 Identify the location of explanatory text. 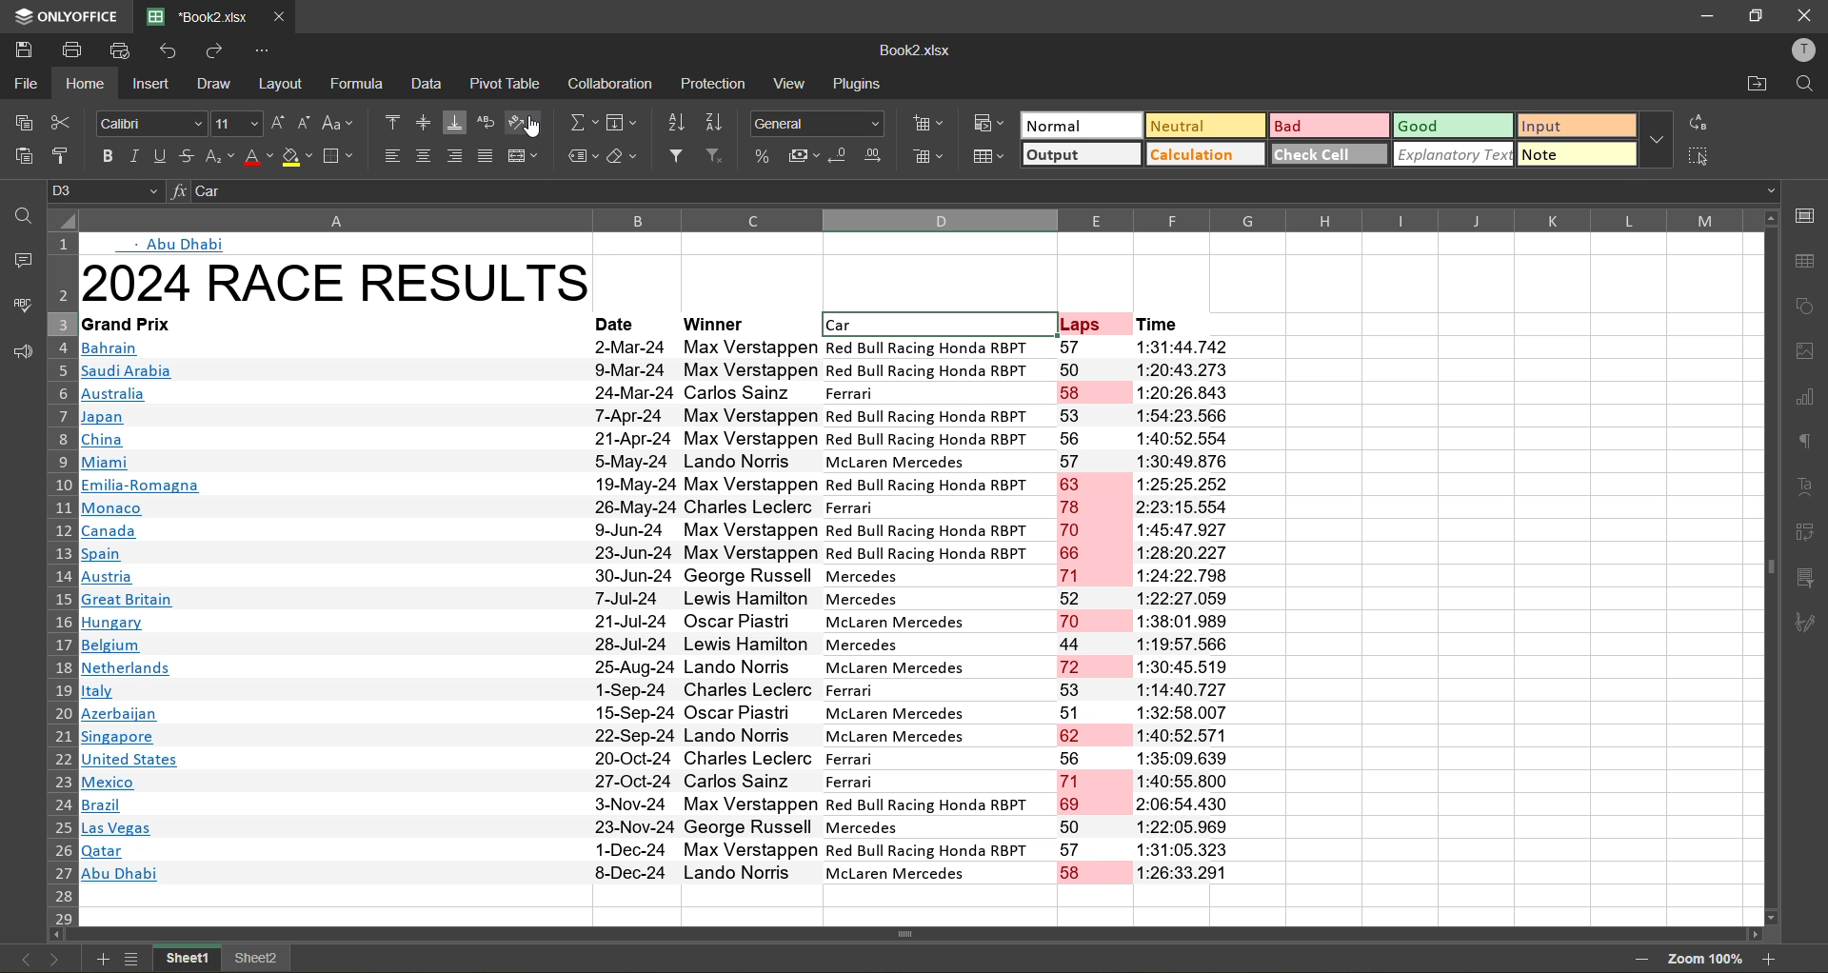
(1456, 153).